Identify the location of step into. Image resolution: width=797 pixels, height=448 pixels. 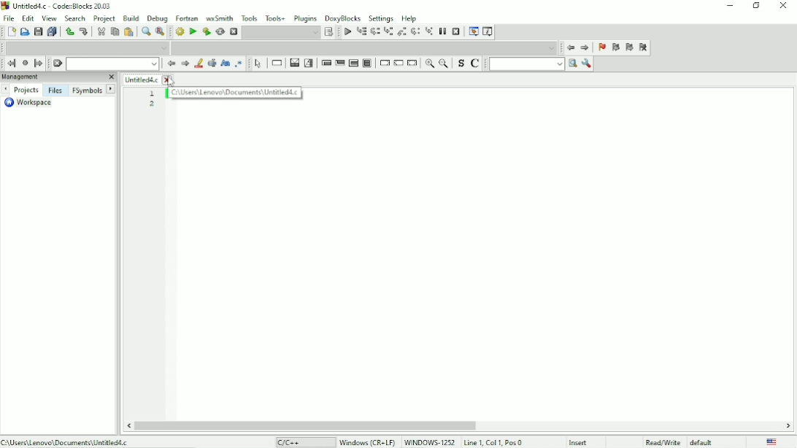
(388, 32).